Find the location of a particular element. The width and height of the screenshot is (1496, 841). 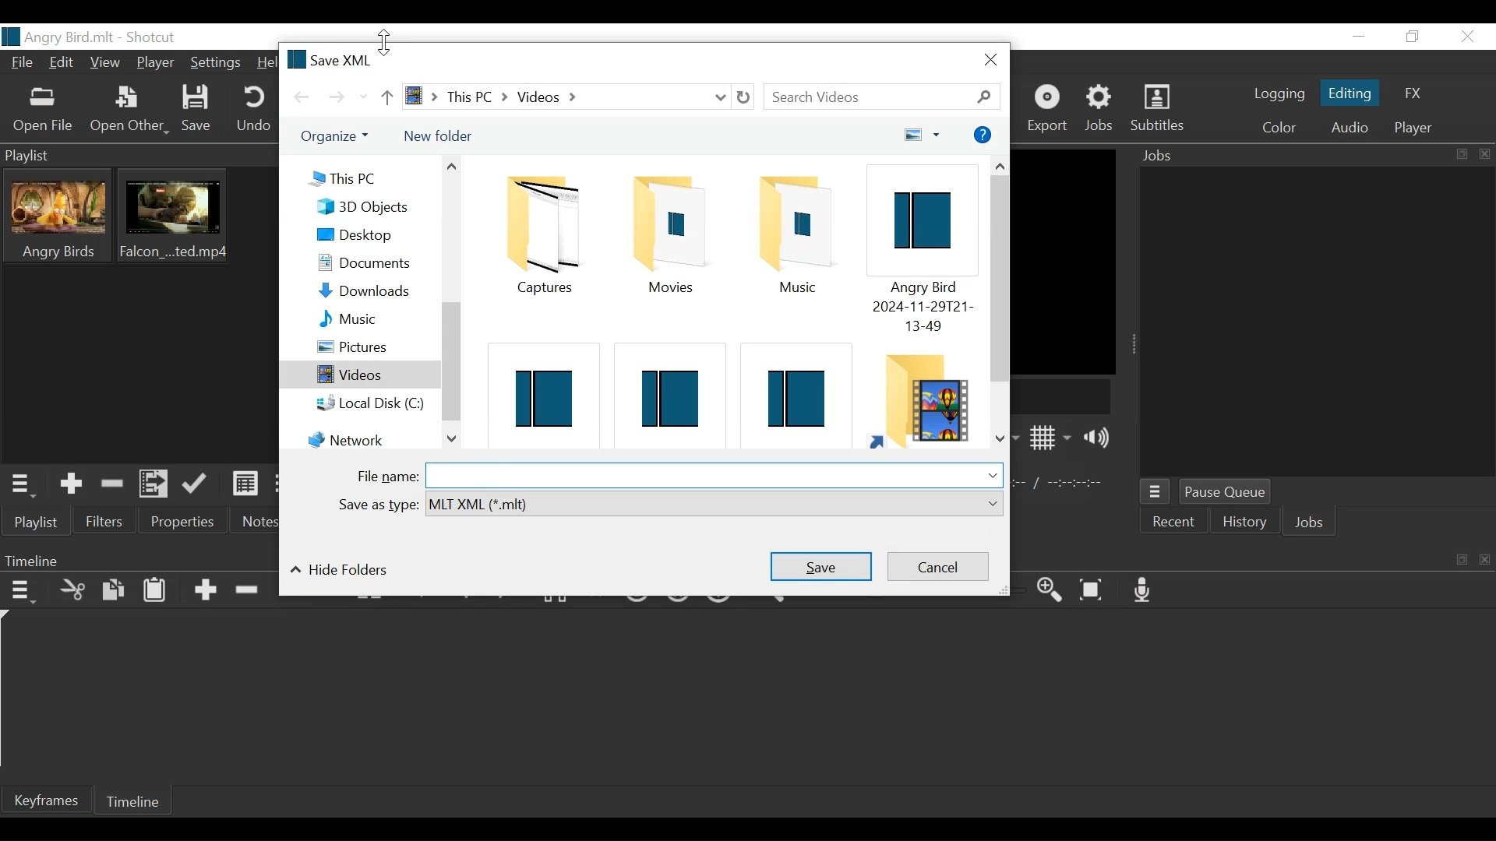

Search is located at coordinates (881, 97).